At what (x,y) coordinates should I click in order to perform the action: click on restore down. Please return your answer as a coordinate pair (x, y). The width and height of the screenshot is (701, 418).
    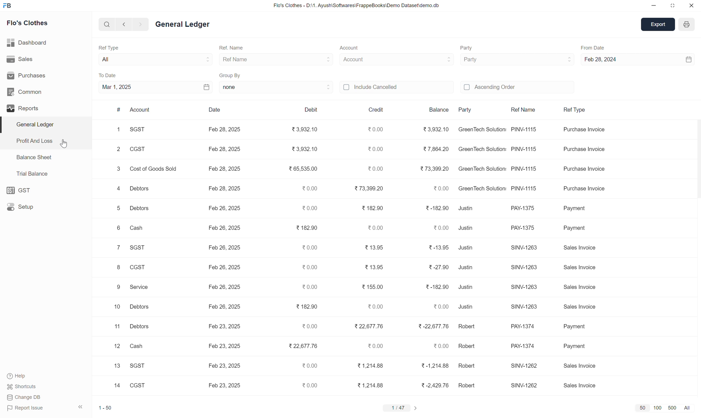
    Looking at the image, I should click on (672, 6).